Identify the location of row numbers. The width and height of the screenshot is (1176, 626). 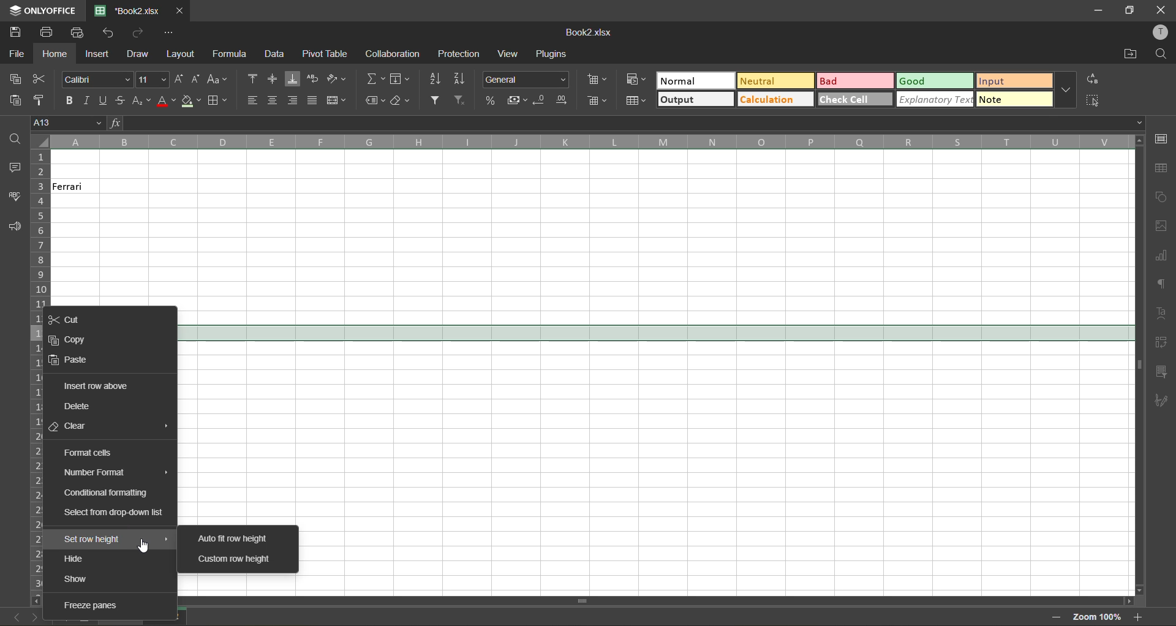
(40, 227).